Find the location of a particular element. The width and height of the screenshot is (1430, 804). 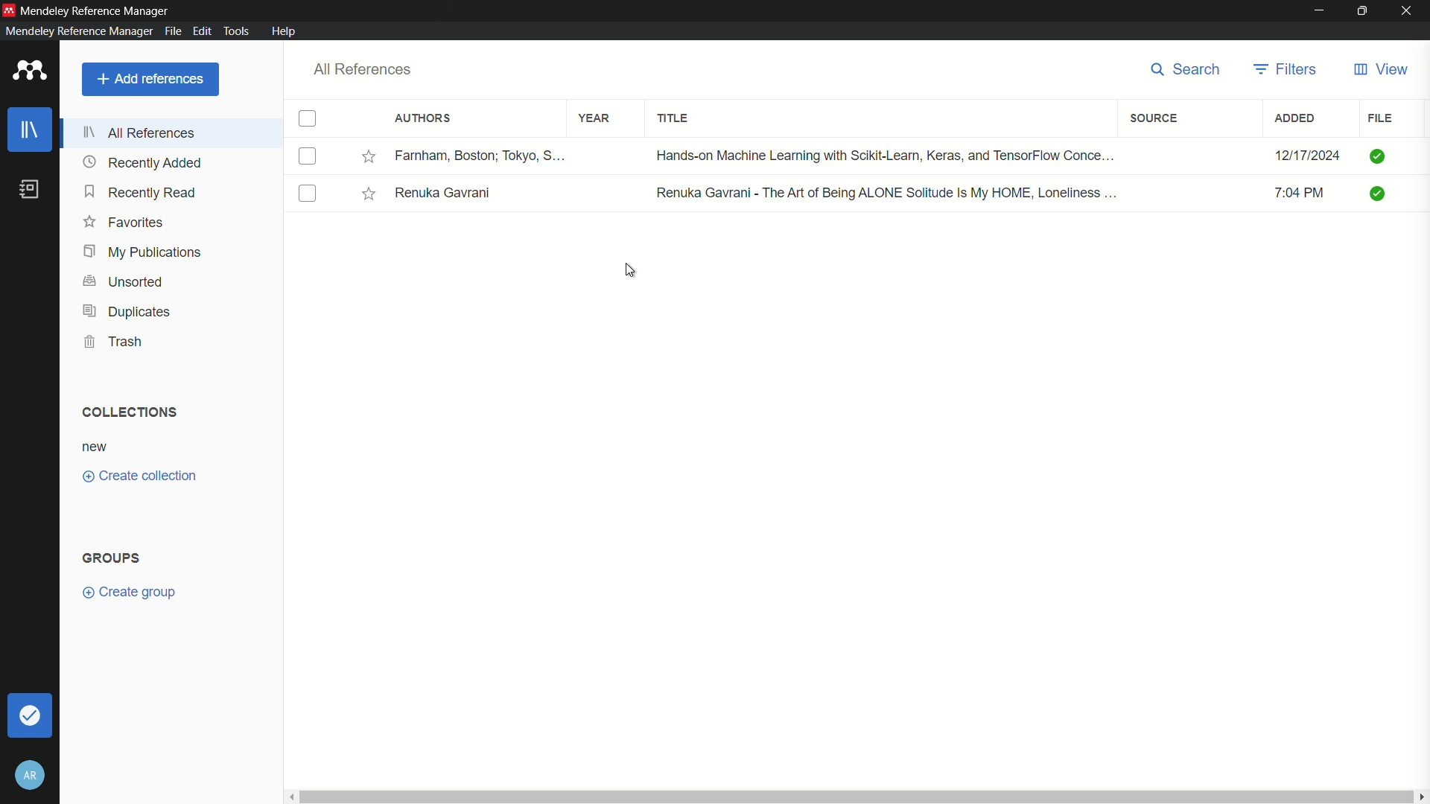

file is located at coordinates (1380, 119).